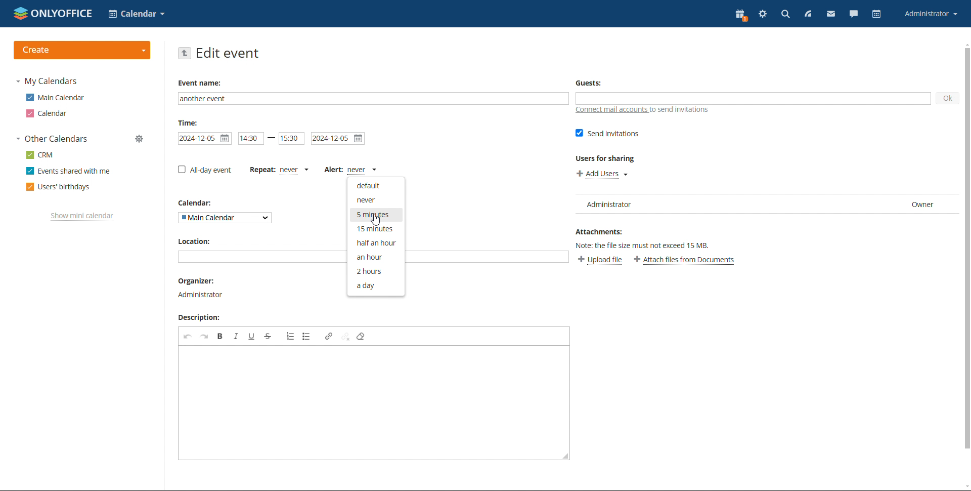  Describe the element at coordinates (741, 15) in the screenshot. I see `present` at that location.